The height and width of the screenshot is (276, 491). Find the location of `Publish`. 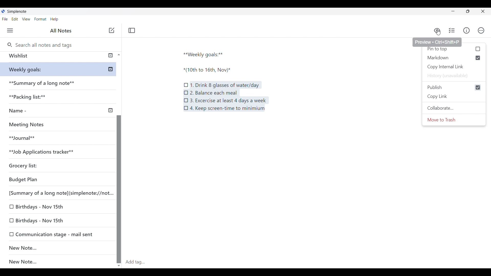

Publish is located at coordinates (454, 87).